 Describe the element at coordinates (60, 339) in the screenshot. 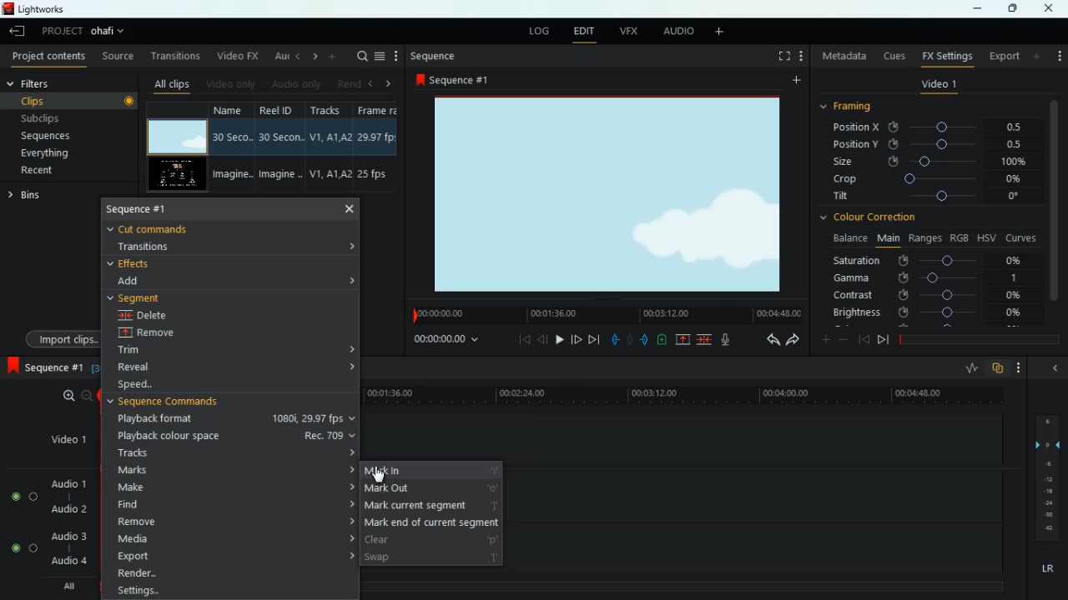

I see `import clips` at that location.